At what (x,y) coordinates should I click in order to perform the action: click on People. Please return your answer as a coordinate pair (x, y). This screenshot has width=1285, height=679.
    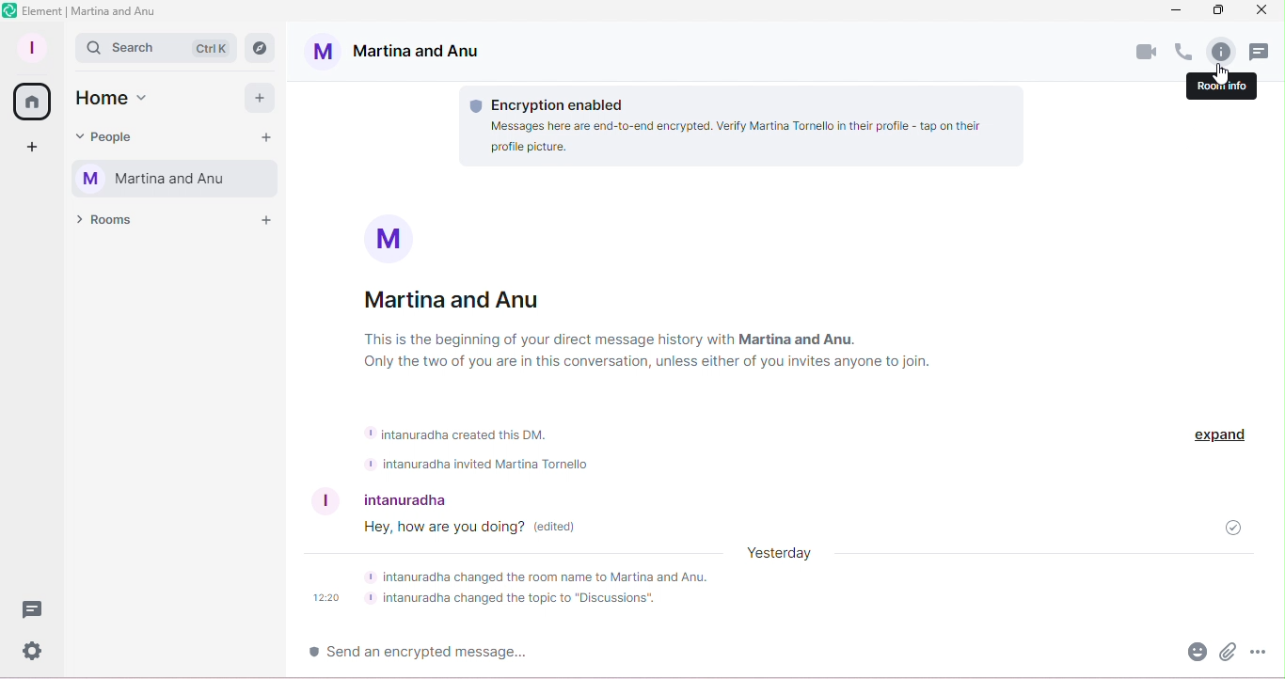
    Looking at the image, I should click on (109, 138).